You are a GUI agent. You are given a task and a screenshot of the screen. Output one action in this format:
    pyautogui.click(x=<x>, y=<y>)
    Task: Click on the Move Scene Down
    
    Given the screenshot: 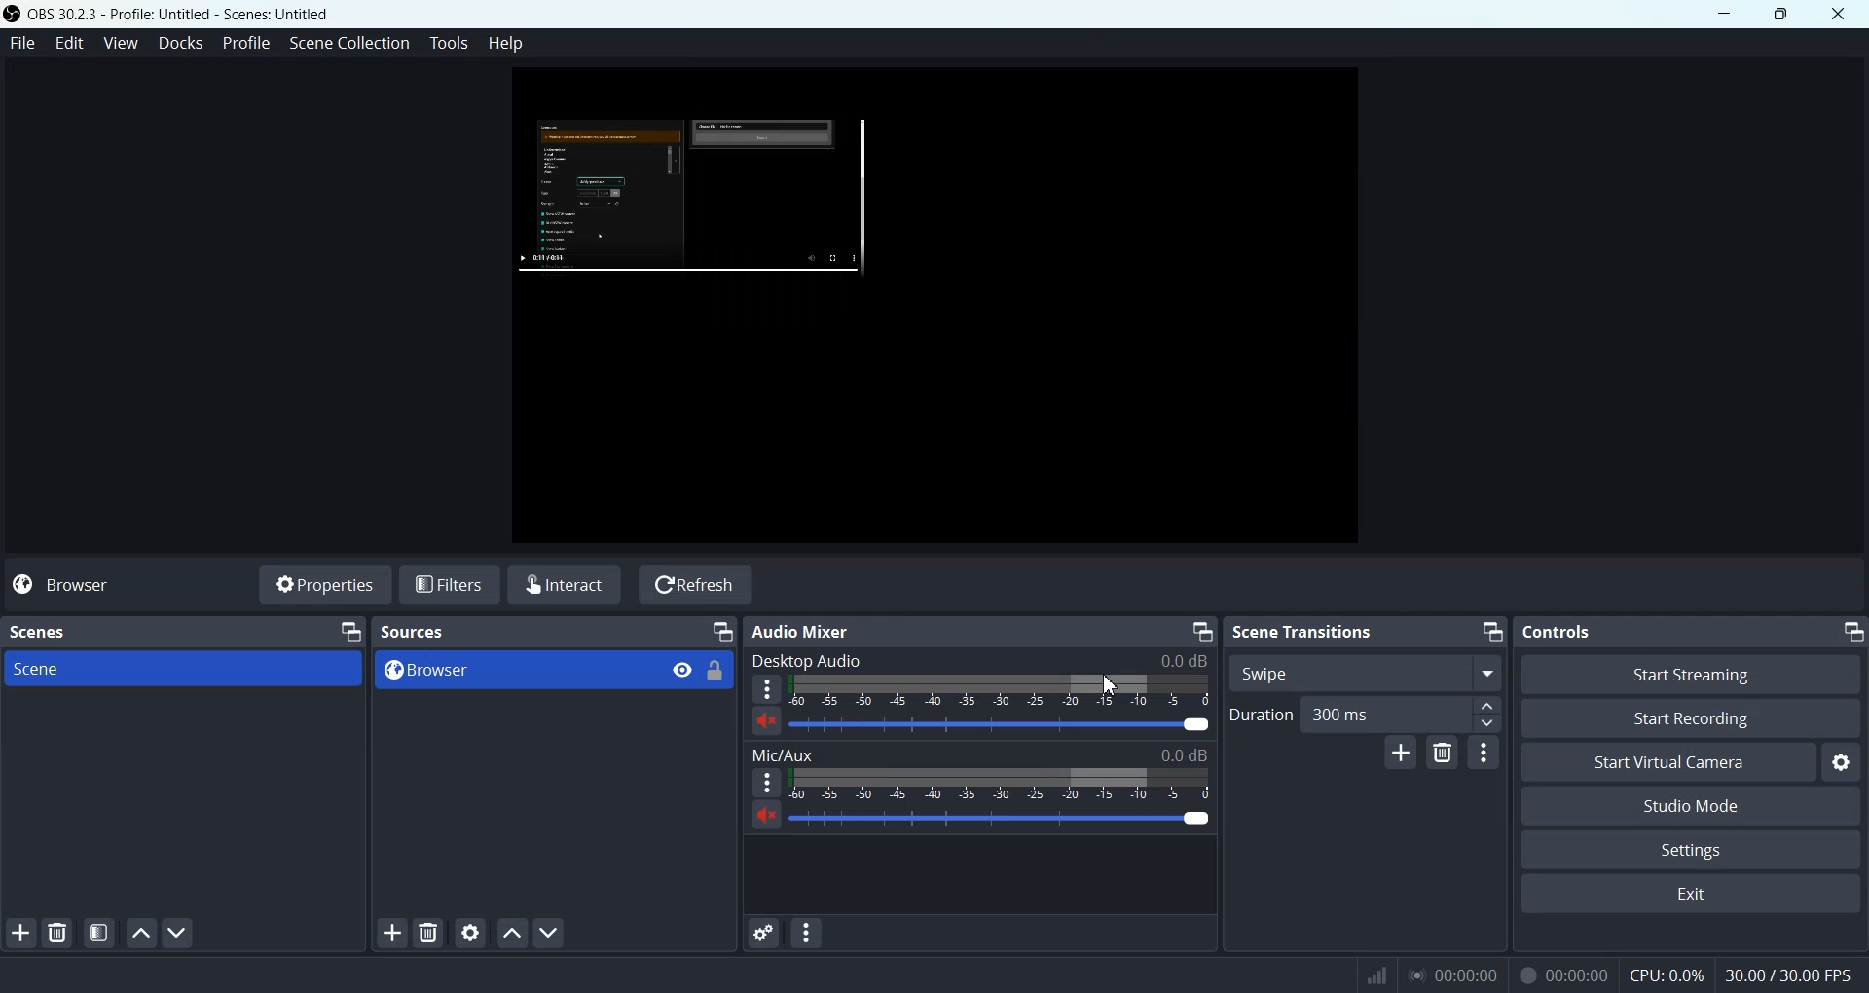 What is the action you would take?
    pyautogui.click(x=552, y=934)
    